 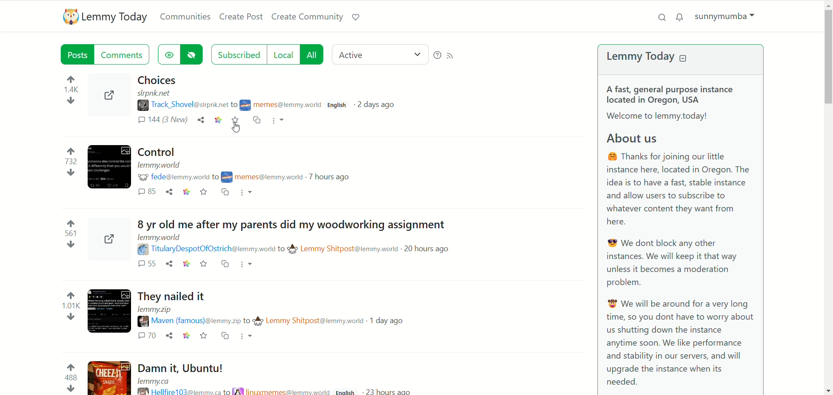 I want to click on search, so click(x=662, y=17).